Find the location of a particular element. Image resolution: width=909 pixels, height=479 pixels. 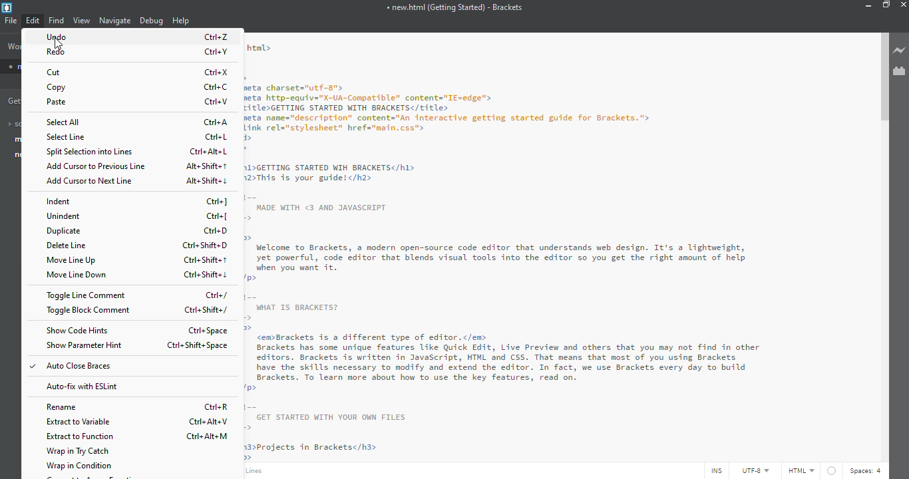

undo is located at coordinates (61, 37).